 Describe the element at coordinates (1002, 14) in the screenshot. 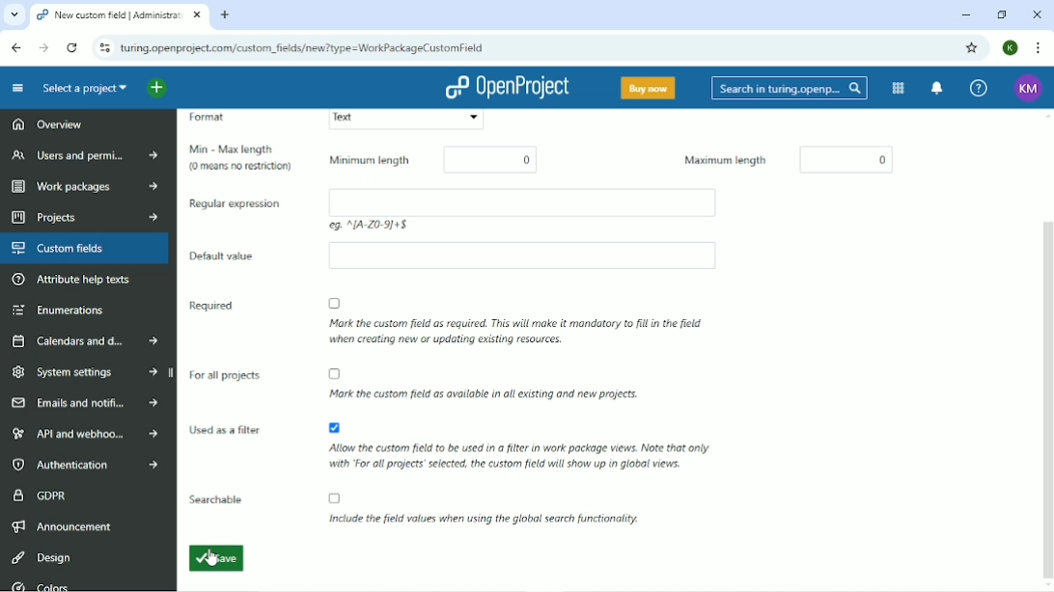

I see `Restore down` at that location.